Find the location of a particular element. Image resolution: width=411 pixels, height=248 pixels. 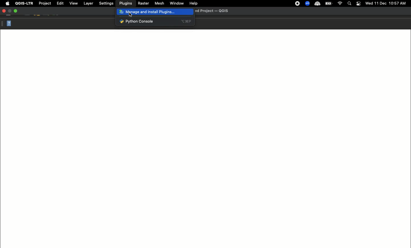

Extension is located at coordinates (298, 4).